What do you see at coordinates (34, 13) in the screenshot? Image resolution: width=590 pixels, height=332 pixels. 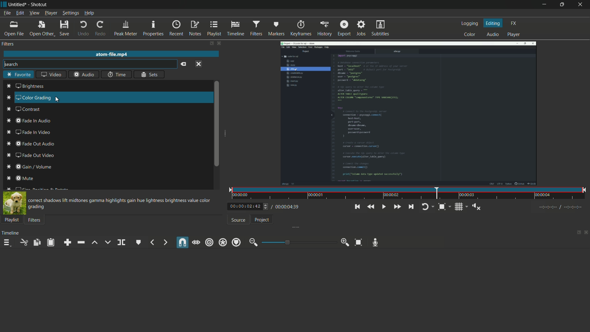 I see `view menu` at bounding box center [34, 13].